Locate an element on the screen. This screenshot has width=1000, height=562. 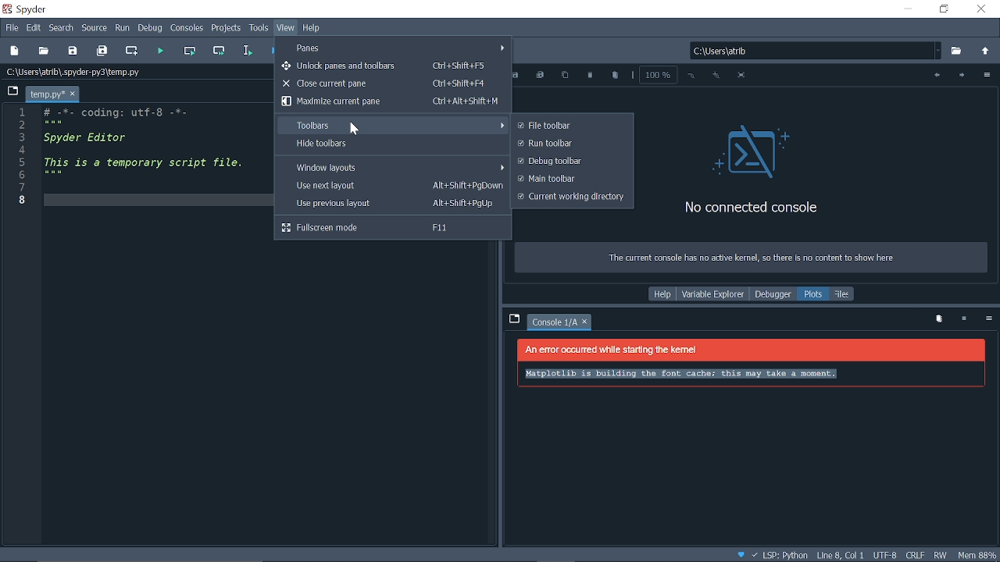
Zoom out is located at coordinates (692, 76).